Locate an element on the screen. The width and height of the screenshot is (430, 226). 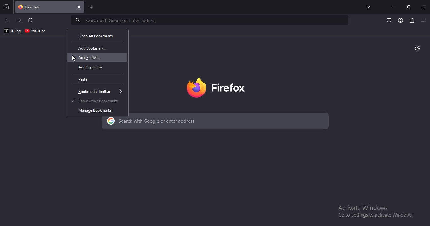
settings is located at coordinates (418, 48).